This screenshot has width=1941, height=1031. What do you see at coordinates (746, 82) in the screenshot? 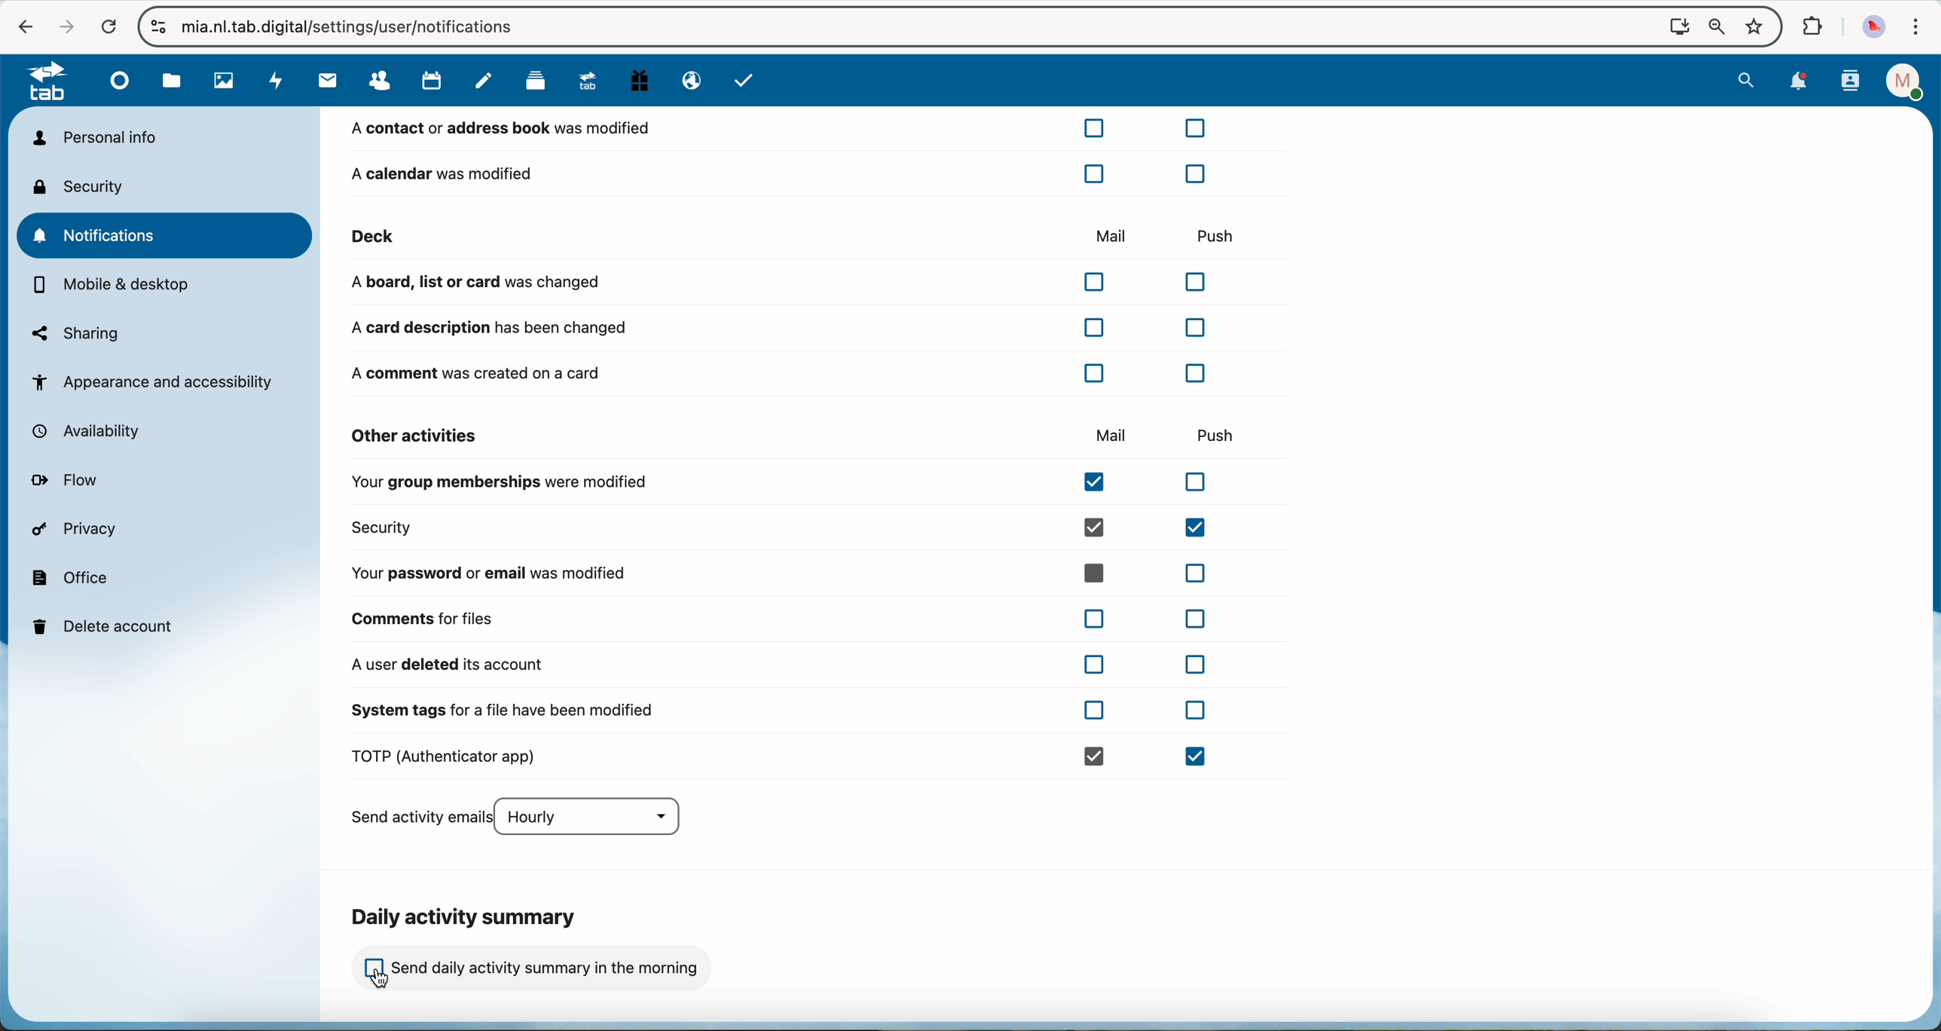
I see `task` at bounding box center [746, 82].